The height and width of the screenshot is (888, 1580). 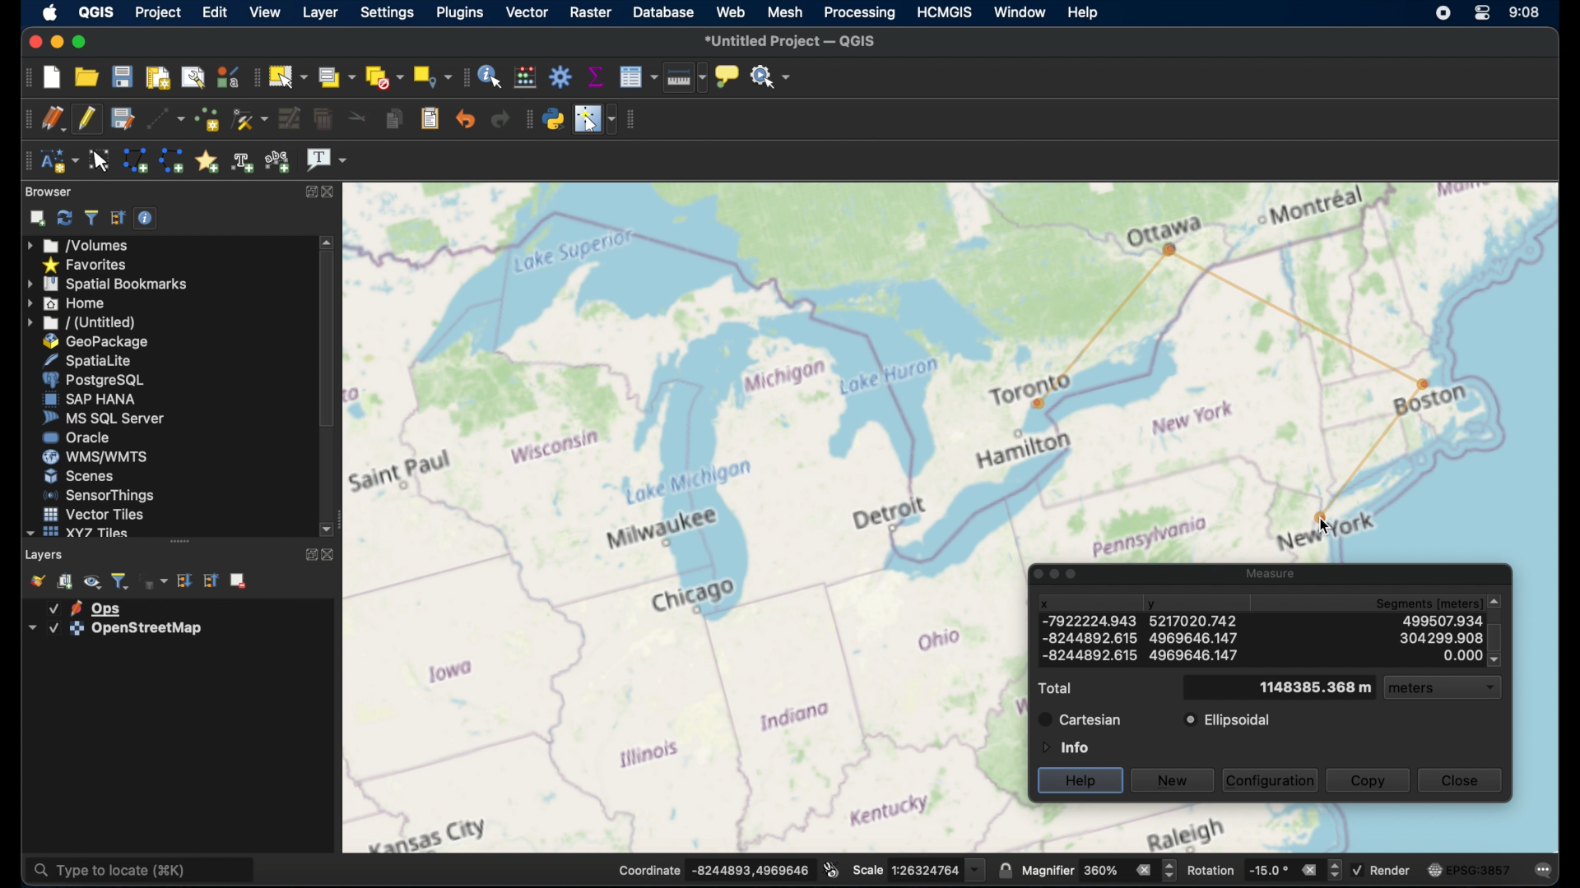 What do you see at coordinates (243, 161) in the screenshot?
I see `create text annotation along line` at bounding box center [243, 161].